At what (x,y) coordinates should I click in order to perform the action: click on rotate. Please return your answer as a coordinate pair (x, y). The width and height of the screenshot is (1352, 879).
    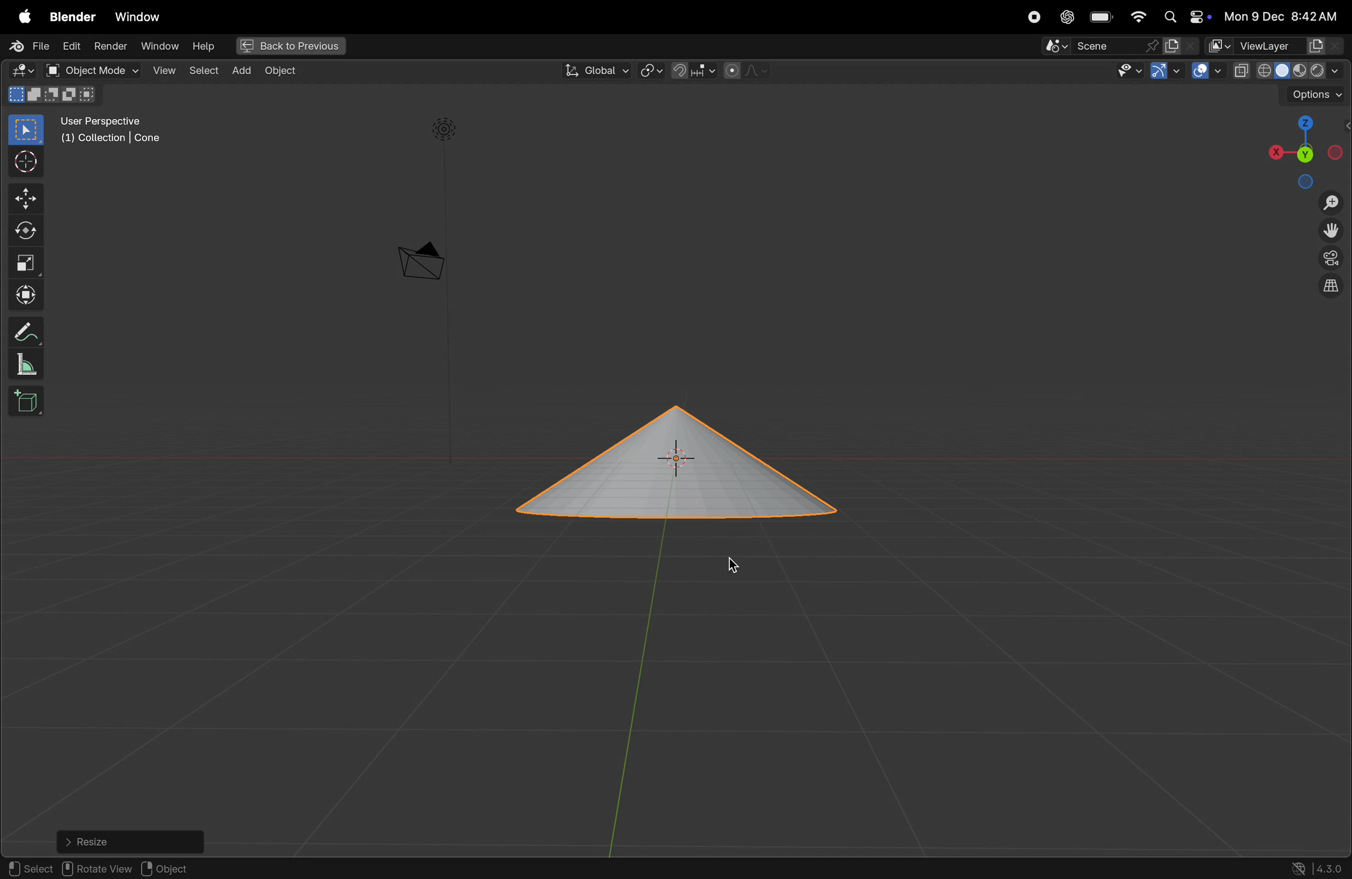
    Looking at the image, I should click on (782, 868).